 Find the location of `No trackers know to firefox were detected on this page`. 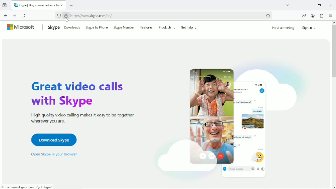

No trackers know to firefox were detected on this page is located at coordinates (59, 16).